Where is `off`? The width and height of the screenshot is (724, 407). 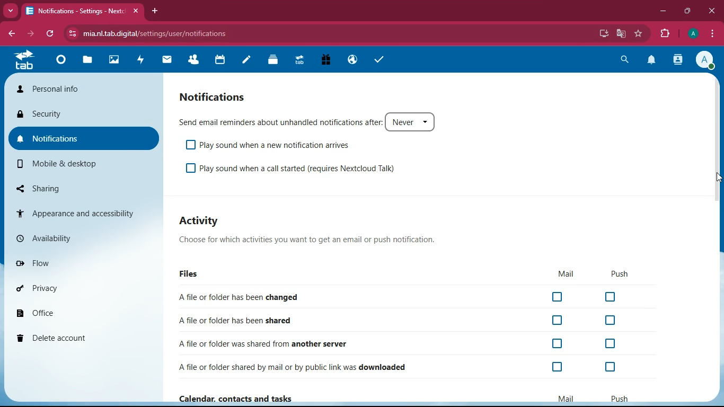 off is located at coordinates (611, 367).